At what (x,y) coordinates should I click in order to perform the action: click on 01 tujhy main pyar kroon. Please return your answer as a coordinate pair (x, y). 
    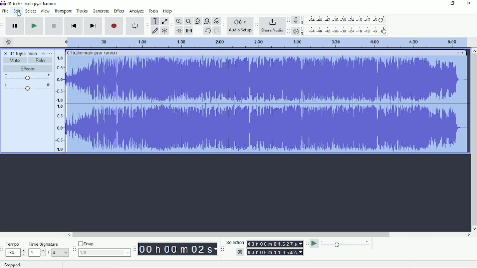
    Looking at the image, I should click on (92, 53).